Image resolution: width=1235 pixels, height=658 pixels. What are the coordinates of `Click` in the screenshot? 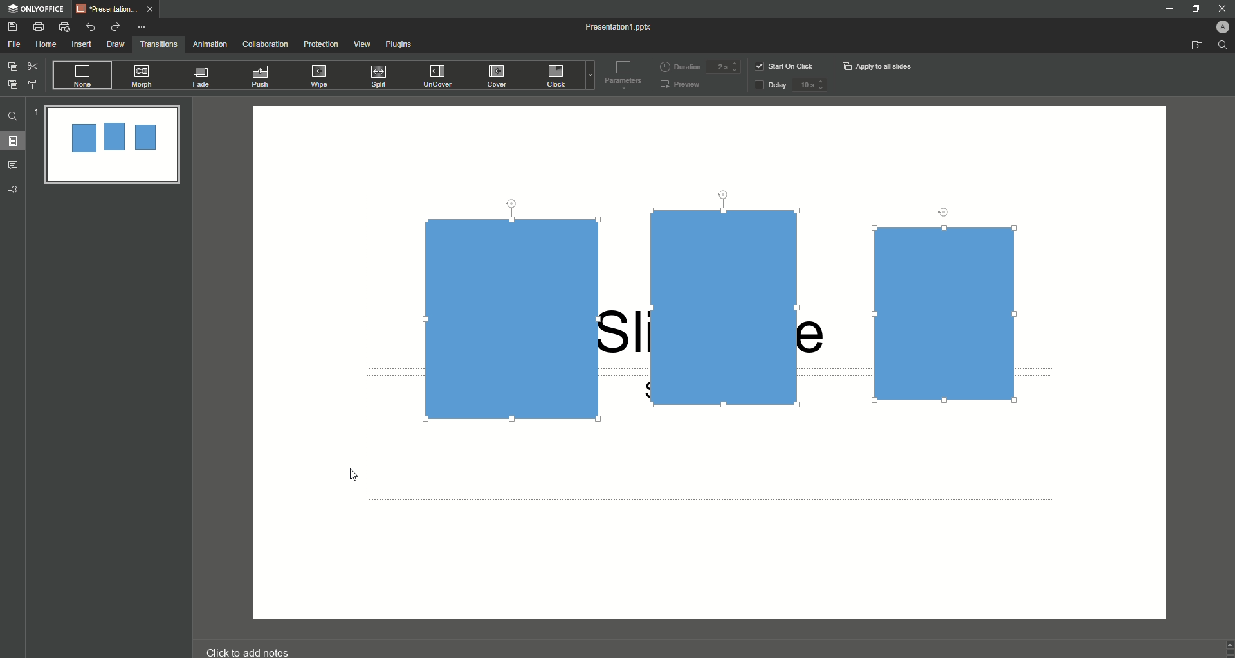 It's located at (558, 78).